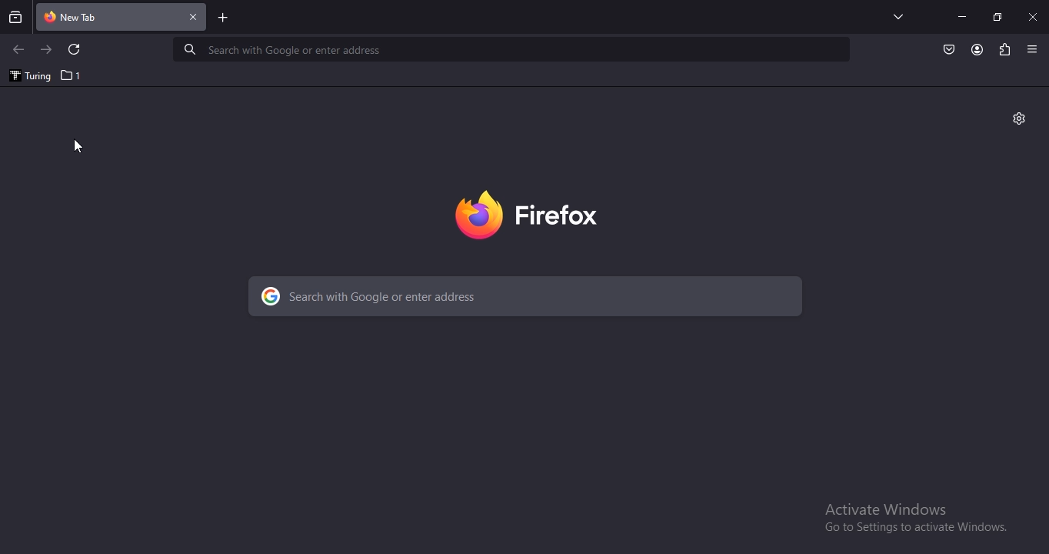 The image size is (1049, 554). What do you see at coordinates (1034, 16) in the screenshot?
I see `close` at bounding box center [1034, 16].